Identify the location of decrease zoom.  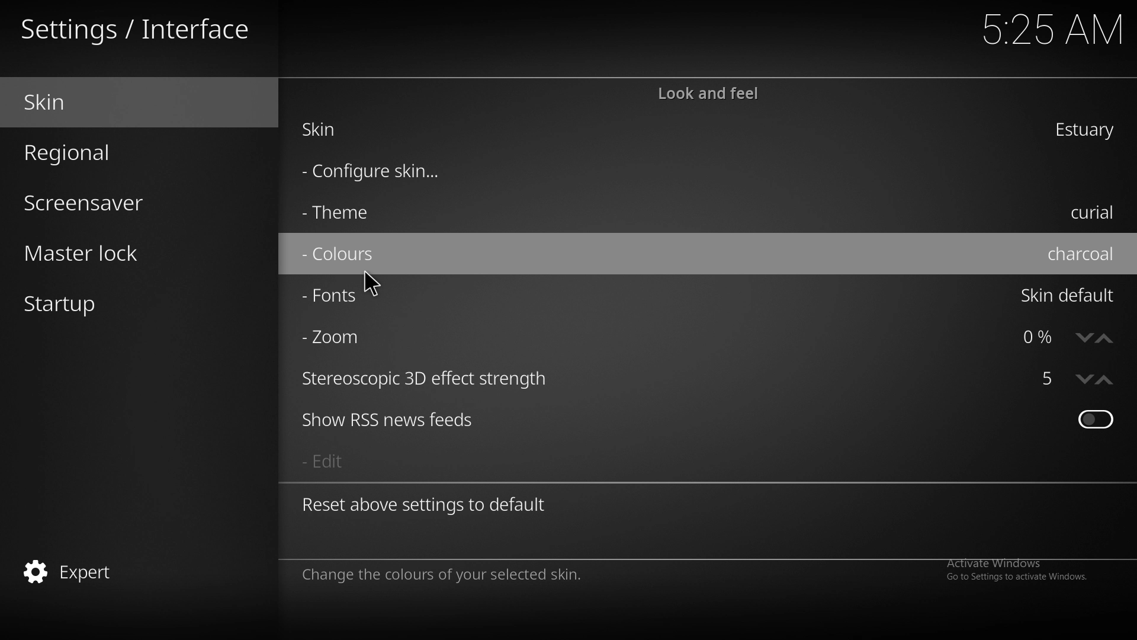
(1084, 336).